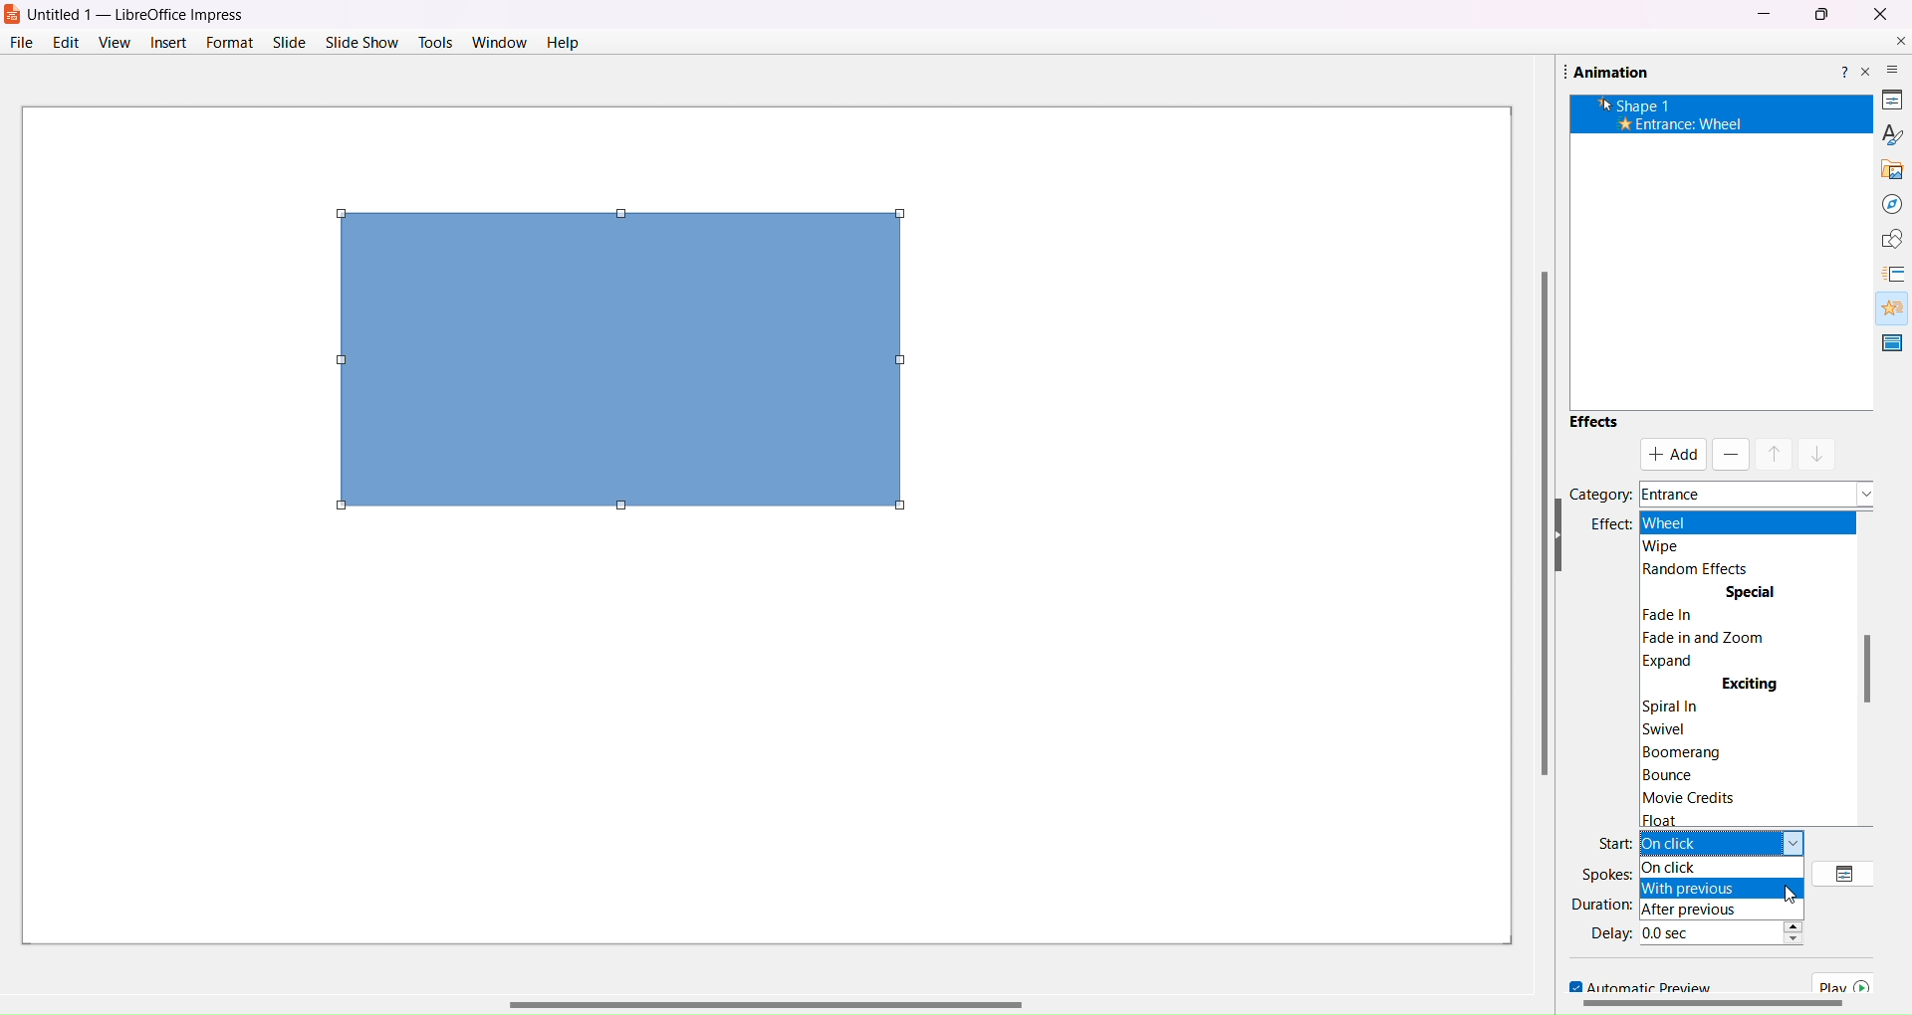  I want to click on View, so click(114, 42).